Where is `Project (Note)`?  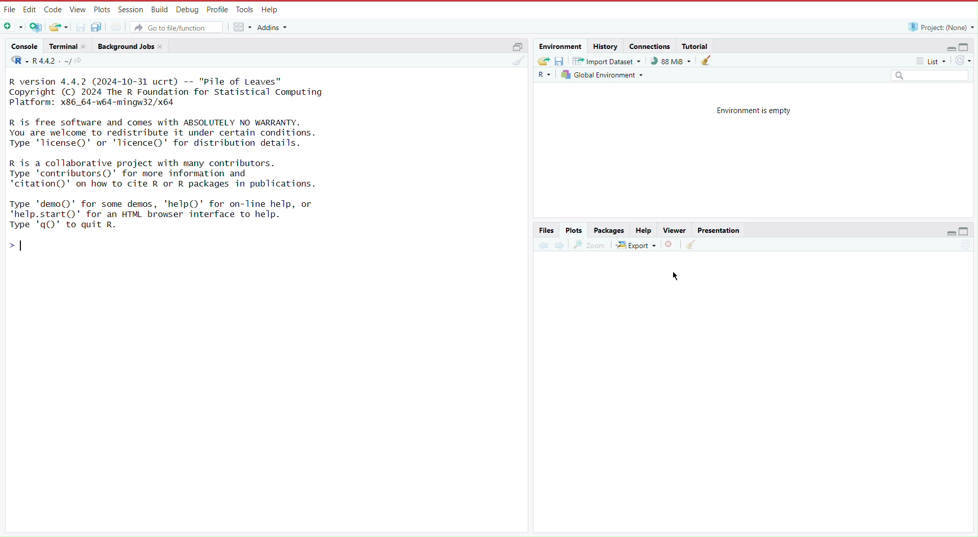
Project (Note) is located at coordinates (938, 26).